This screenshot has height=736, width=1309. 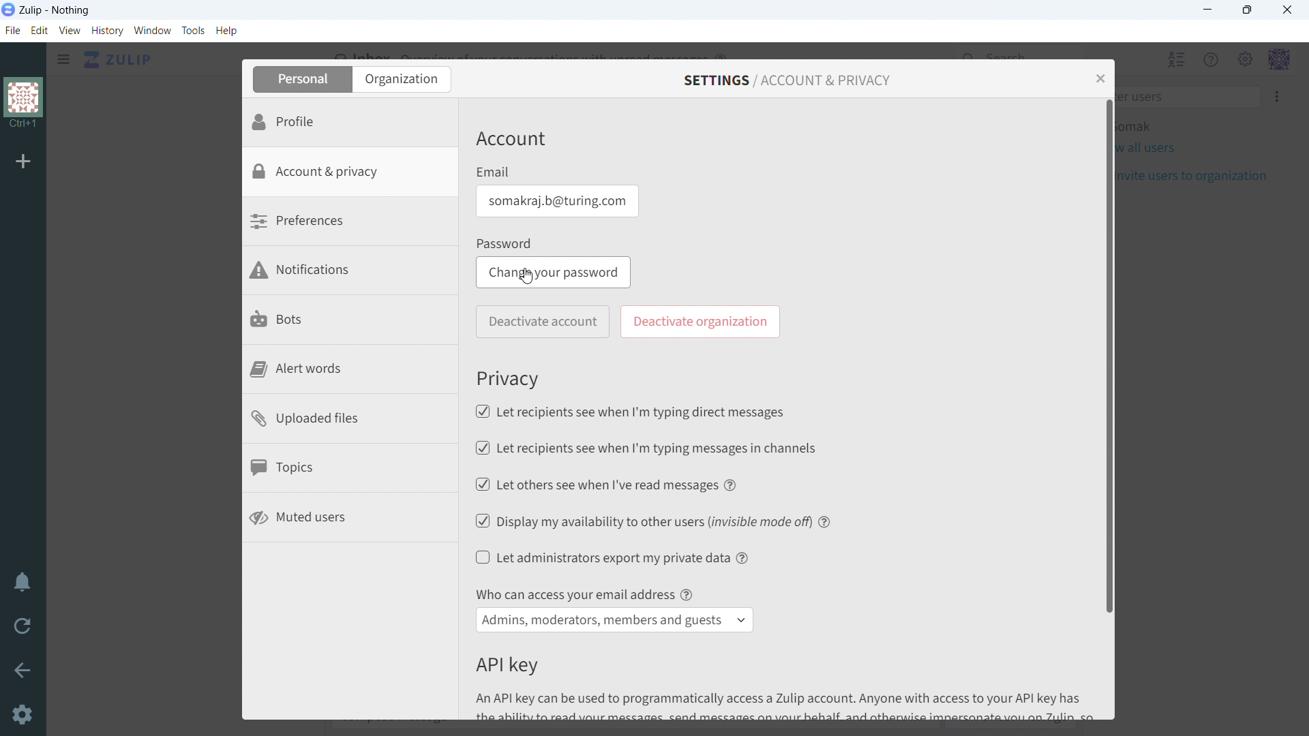 I want to click on bots, so click(x=352, y=322).